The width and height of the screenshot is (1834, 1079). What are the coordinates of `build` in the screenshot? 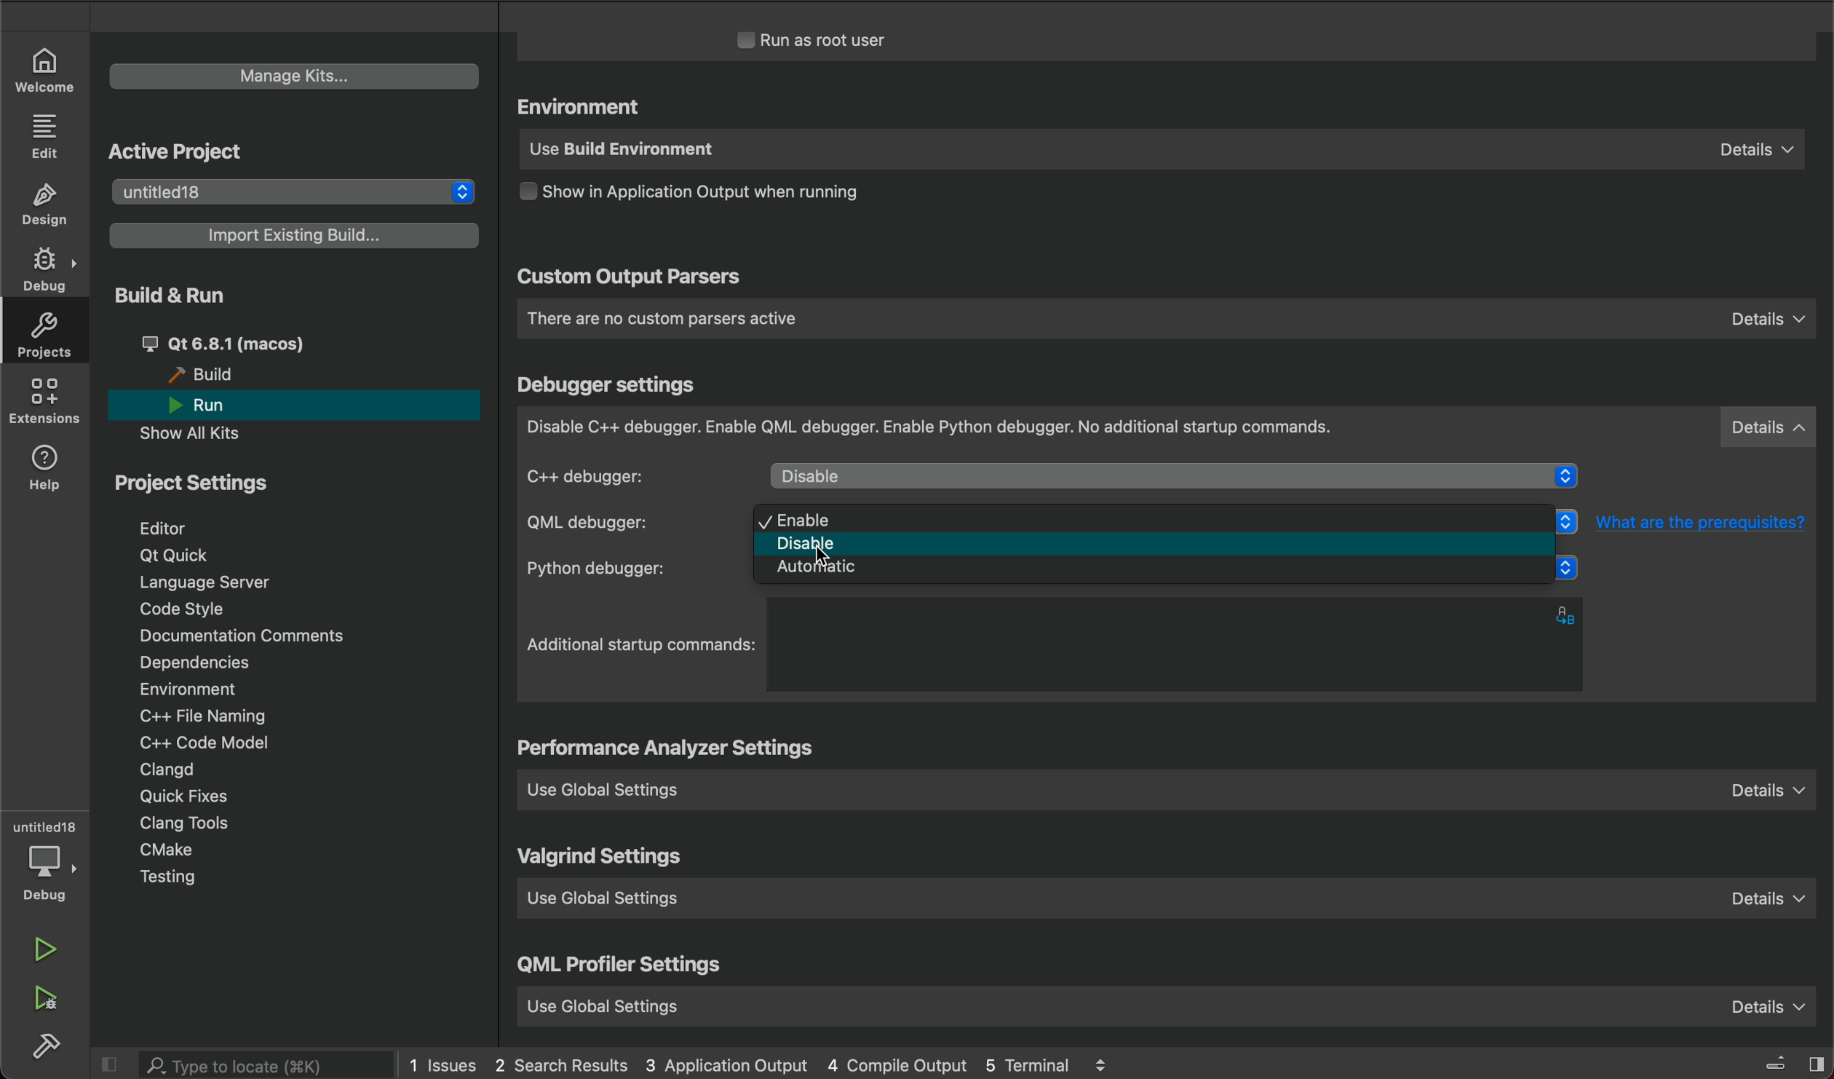 It's located at (49, 1046).